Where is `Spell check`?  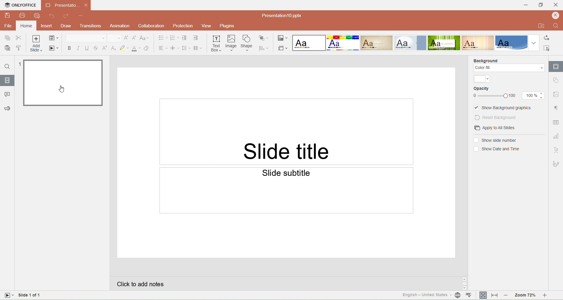 Spell check is located at coordinates (470, 296).